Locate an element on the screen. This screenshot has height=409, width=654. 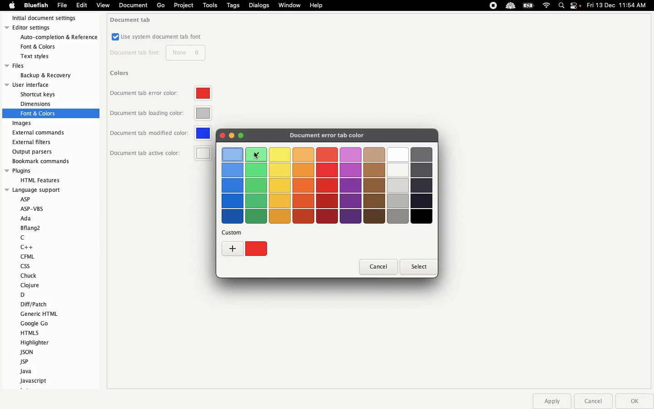
Document tab modified color is located at coordinates (161, 133).